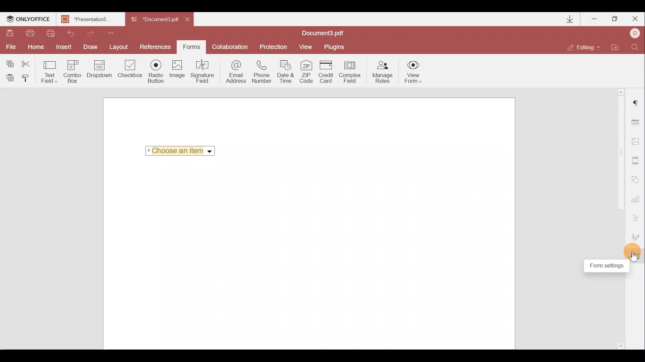 This screenshot has width=645, height=362. What do you see at coordinates (637, 162) in the screenshot?
I see `Header & Footer settings` at bounding box center [637, 162].